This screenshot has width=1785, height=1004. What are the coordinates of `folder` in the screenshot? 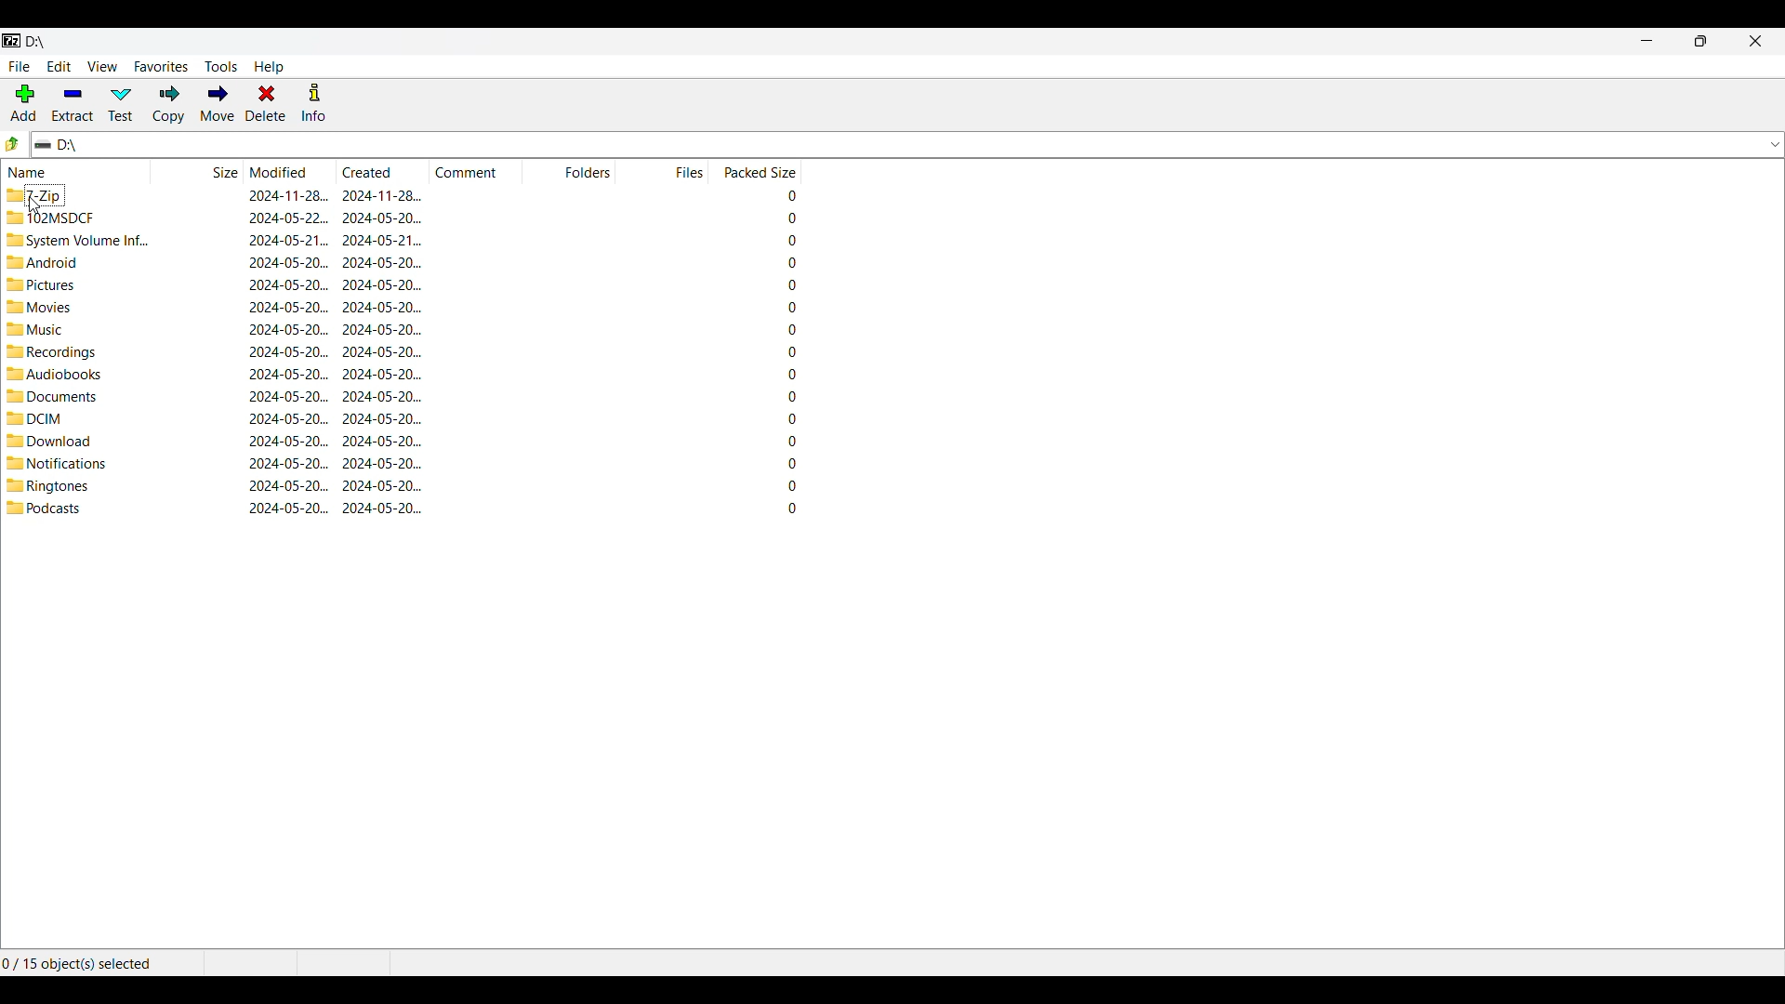 It's located at (52, 218).